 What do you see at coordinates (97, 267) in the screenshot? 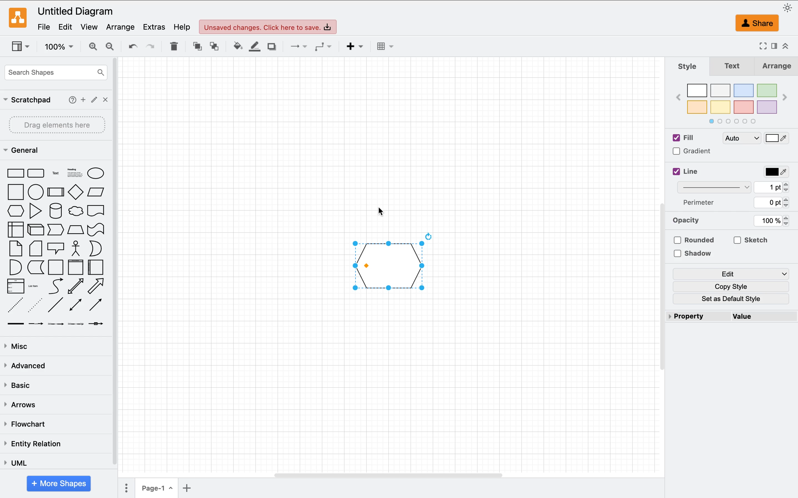
I see `horizontal container` at bounding box center [97, 267].